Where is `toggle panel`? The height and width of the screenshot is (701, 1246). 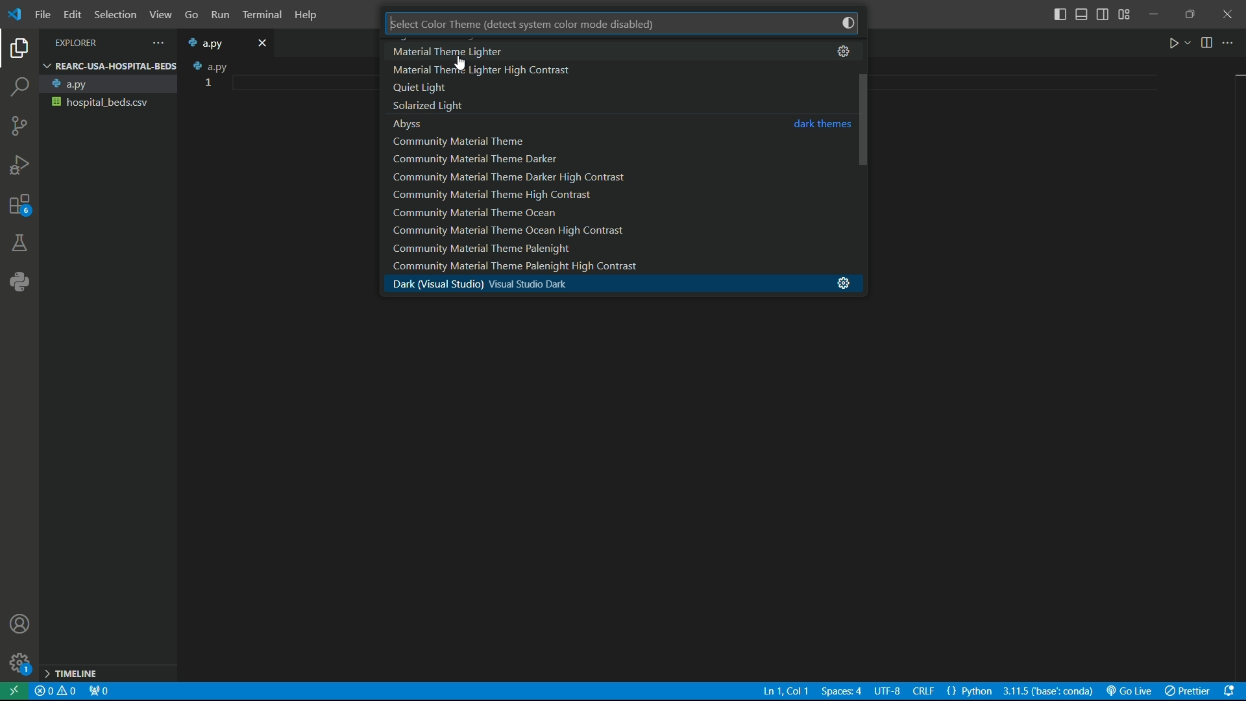 toggle panel is located at coordinates (1081, 15).